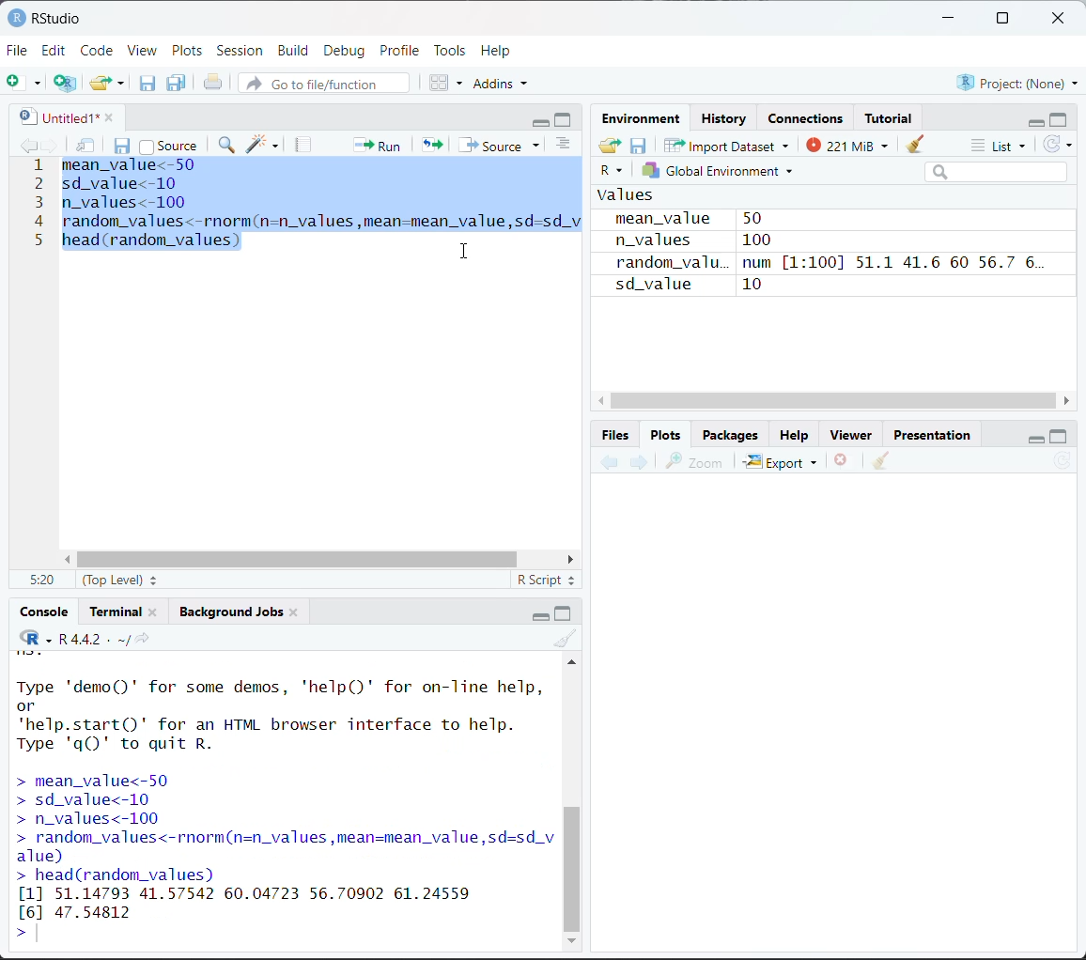 This screenshot has height=960, width=1086. Describe the element at coordinates (855, 436) in the screenshot. I see `Viewer` at that location.